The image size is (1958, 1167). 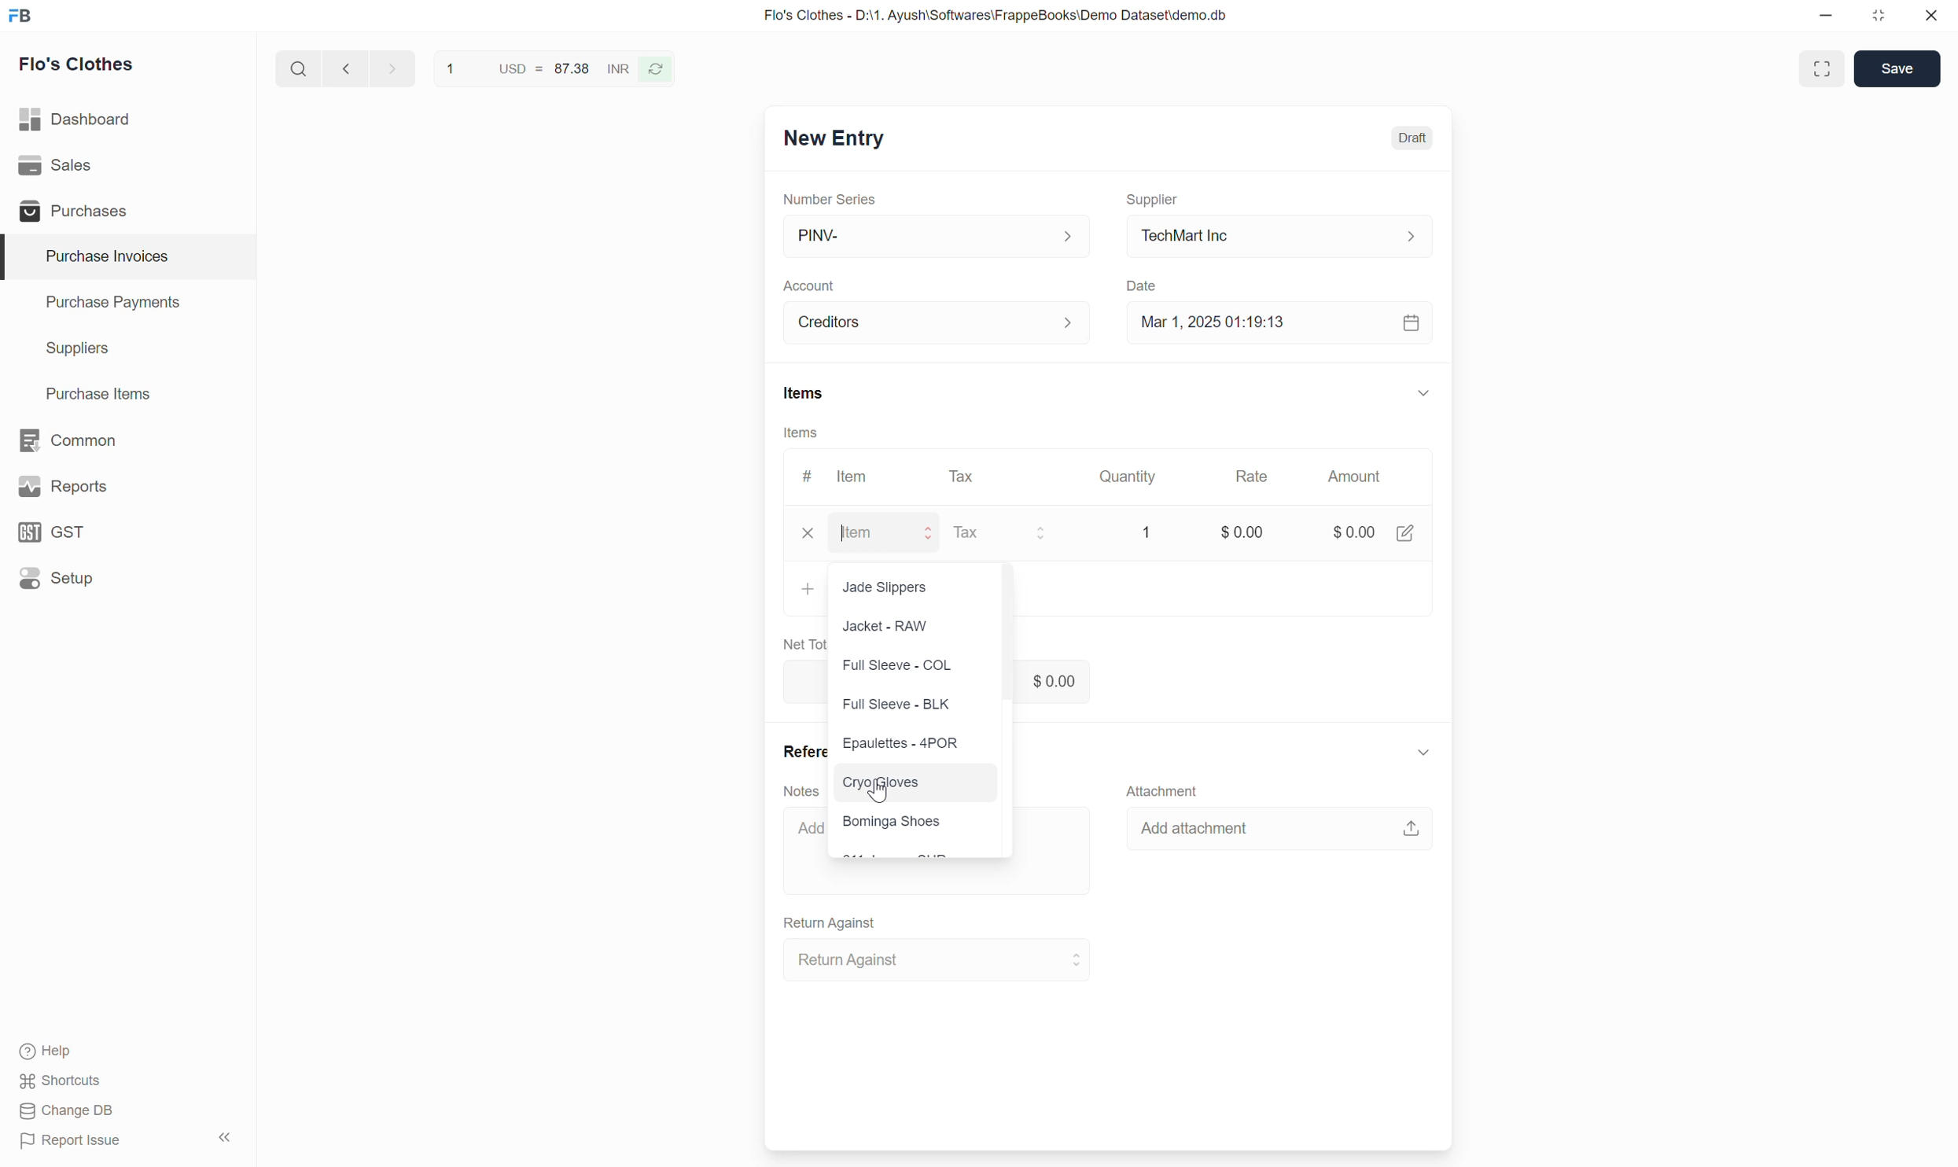 What do you see at coordinates (907, 743) in the screenshot?
I see `Epaulettes - 4POR` at bounding box center [907, 743].